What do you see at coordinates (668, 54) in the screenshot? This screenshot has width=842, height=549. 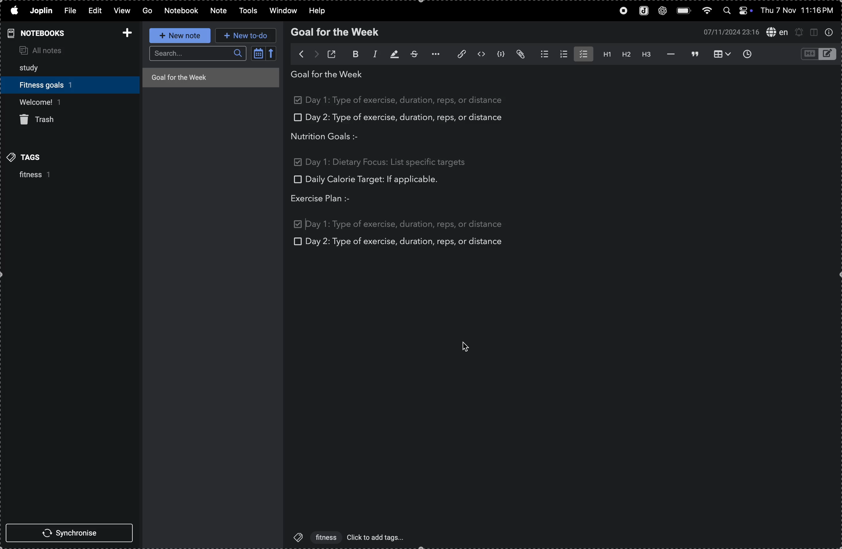 I see `horizontal line` at bounding box center [668, 54].